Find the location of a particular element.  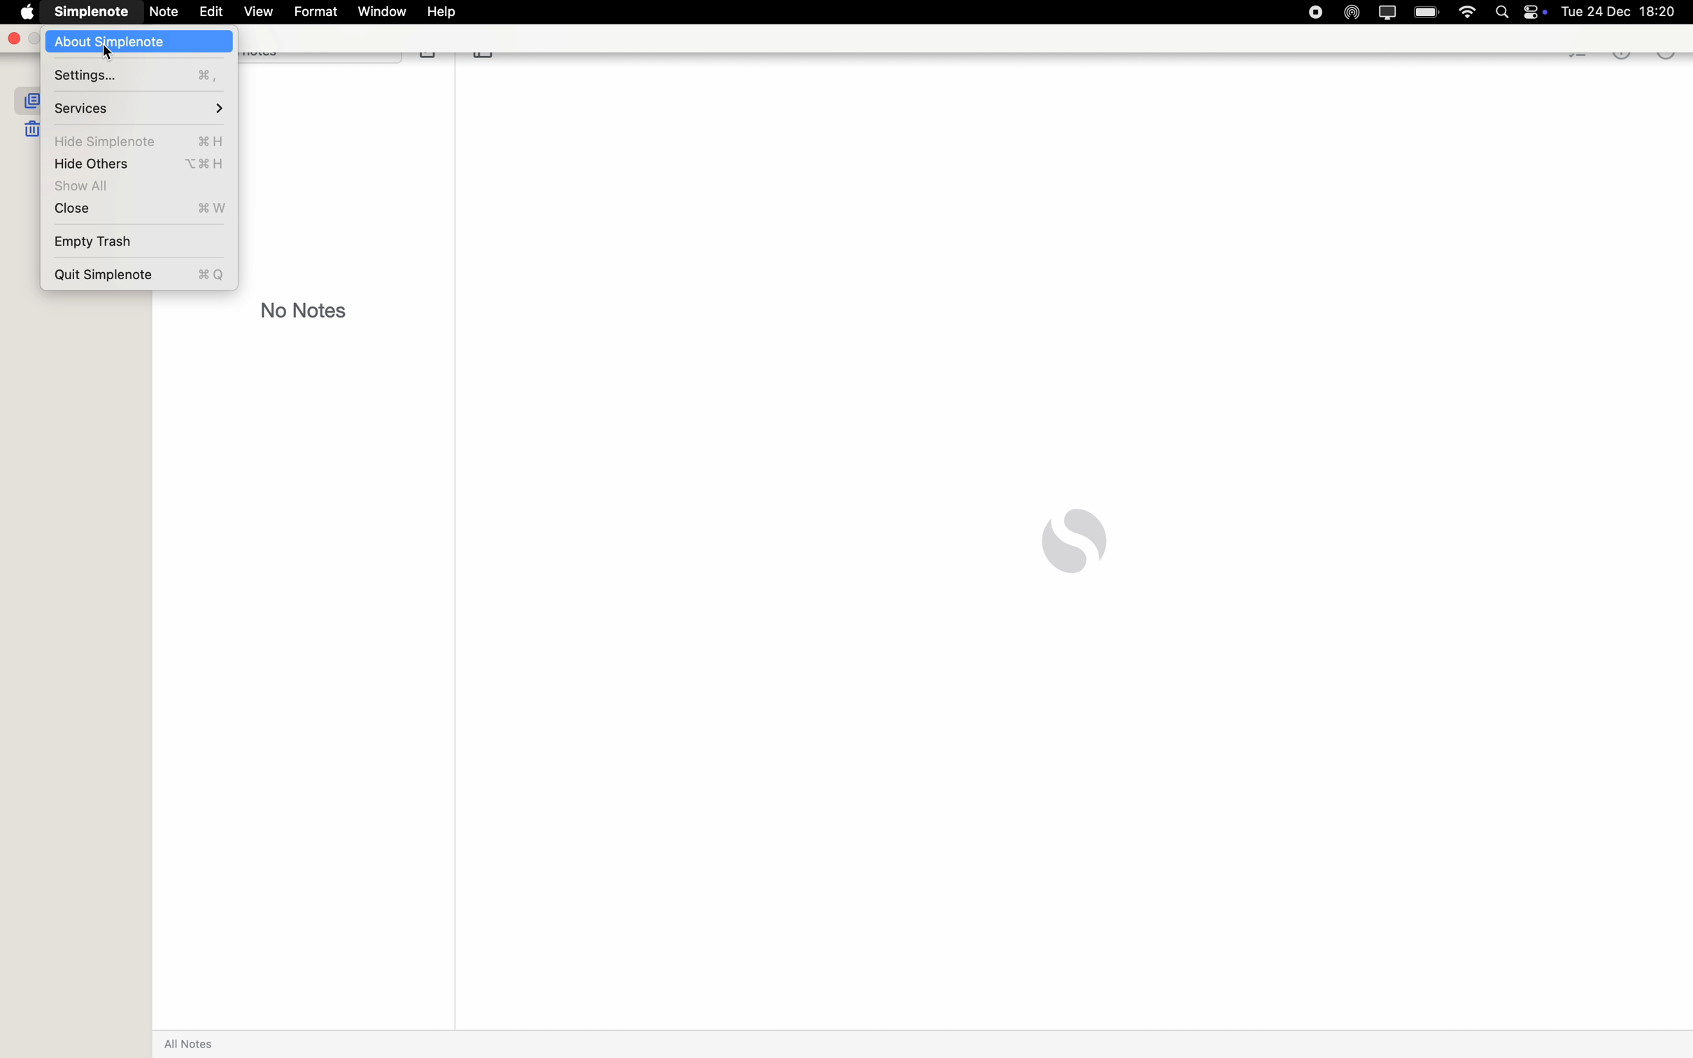

trash is located at coordinates (31, 128).